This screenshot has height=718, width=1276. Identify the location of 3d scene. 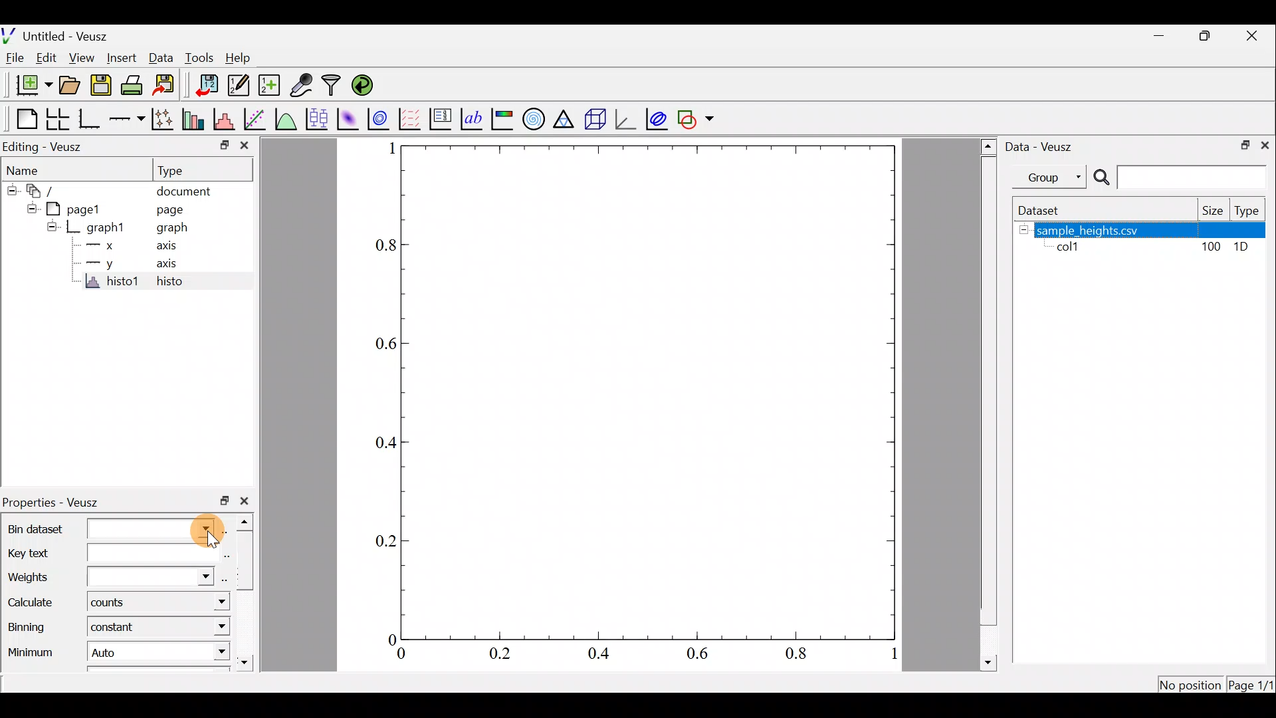
(597, 118).